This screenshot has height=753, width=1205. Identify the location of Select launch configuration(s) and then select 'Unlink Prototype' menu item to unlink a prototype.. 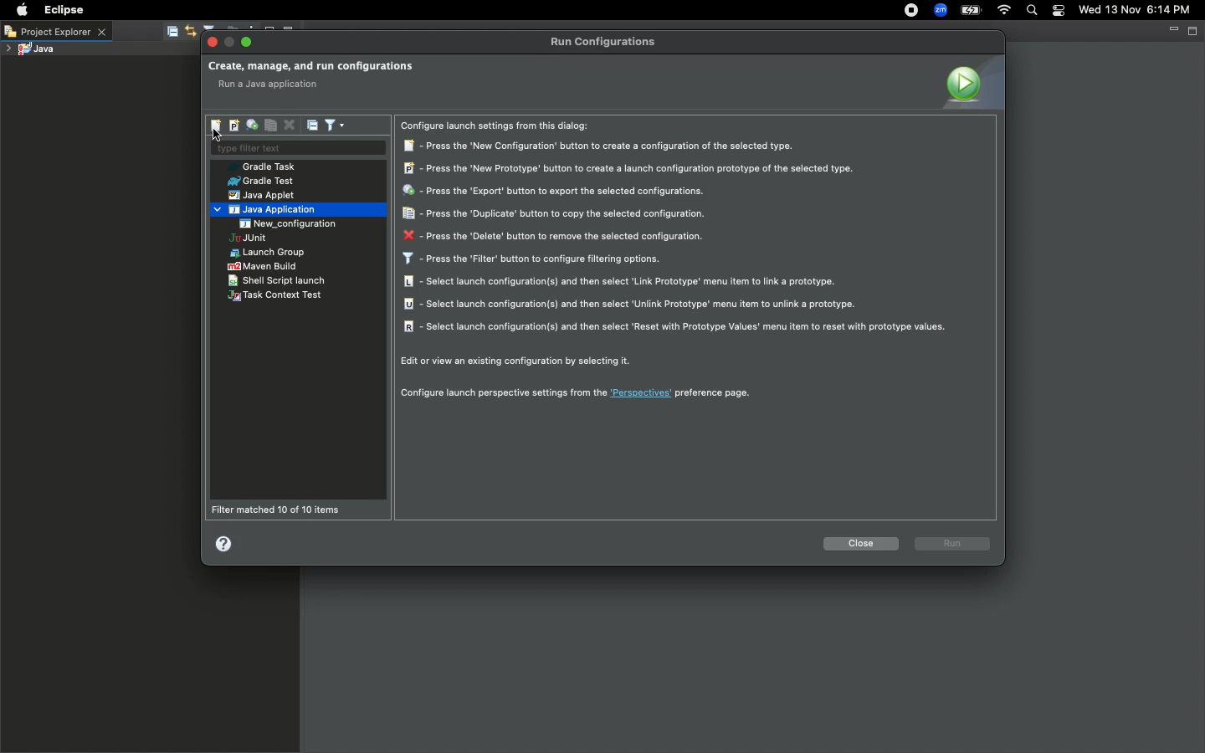
(632, 305).